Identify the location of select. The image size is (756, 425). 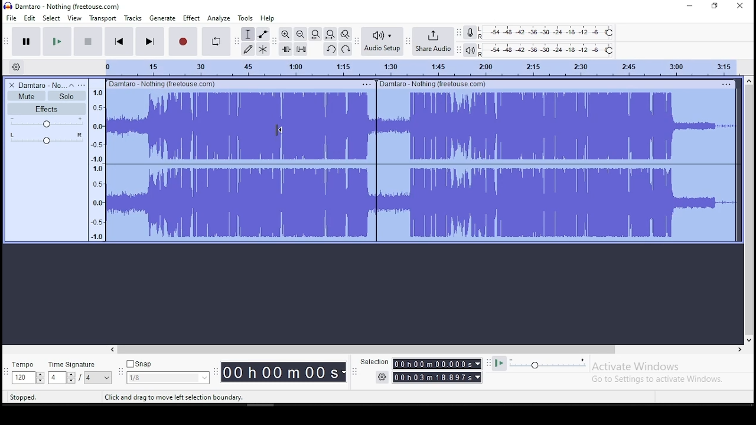
(51, 18).